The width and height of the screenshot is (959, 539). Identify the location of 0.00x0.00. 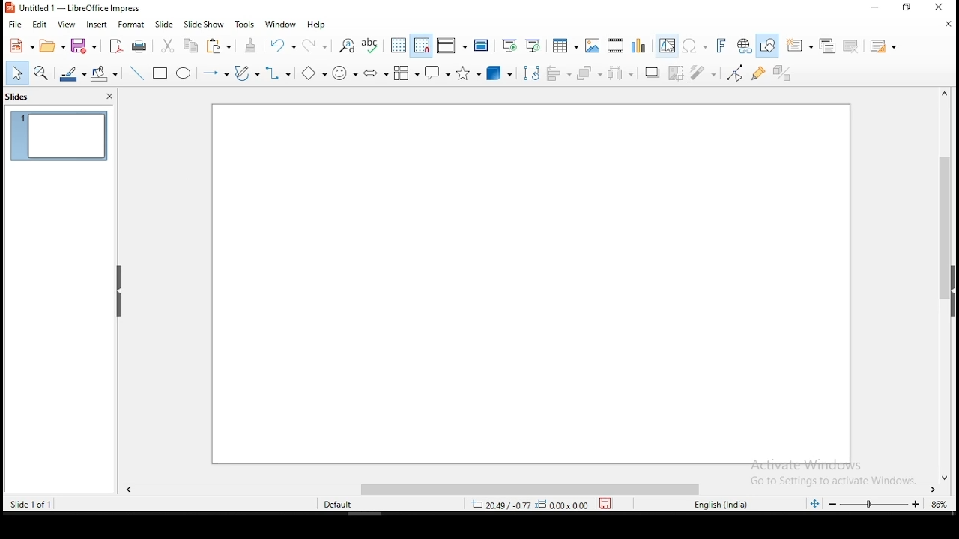
(561, 505).